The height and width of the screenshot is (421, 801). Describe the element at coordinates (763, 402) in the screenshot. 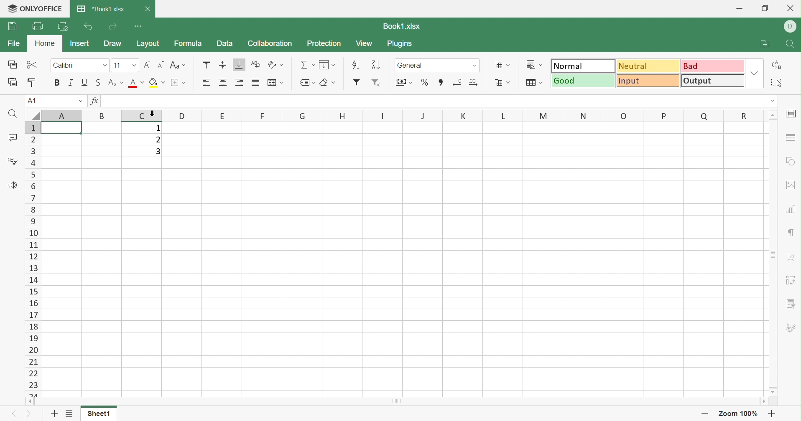

I see `Scroll Right` at that location.